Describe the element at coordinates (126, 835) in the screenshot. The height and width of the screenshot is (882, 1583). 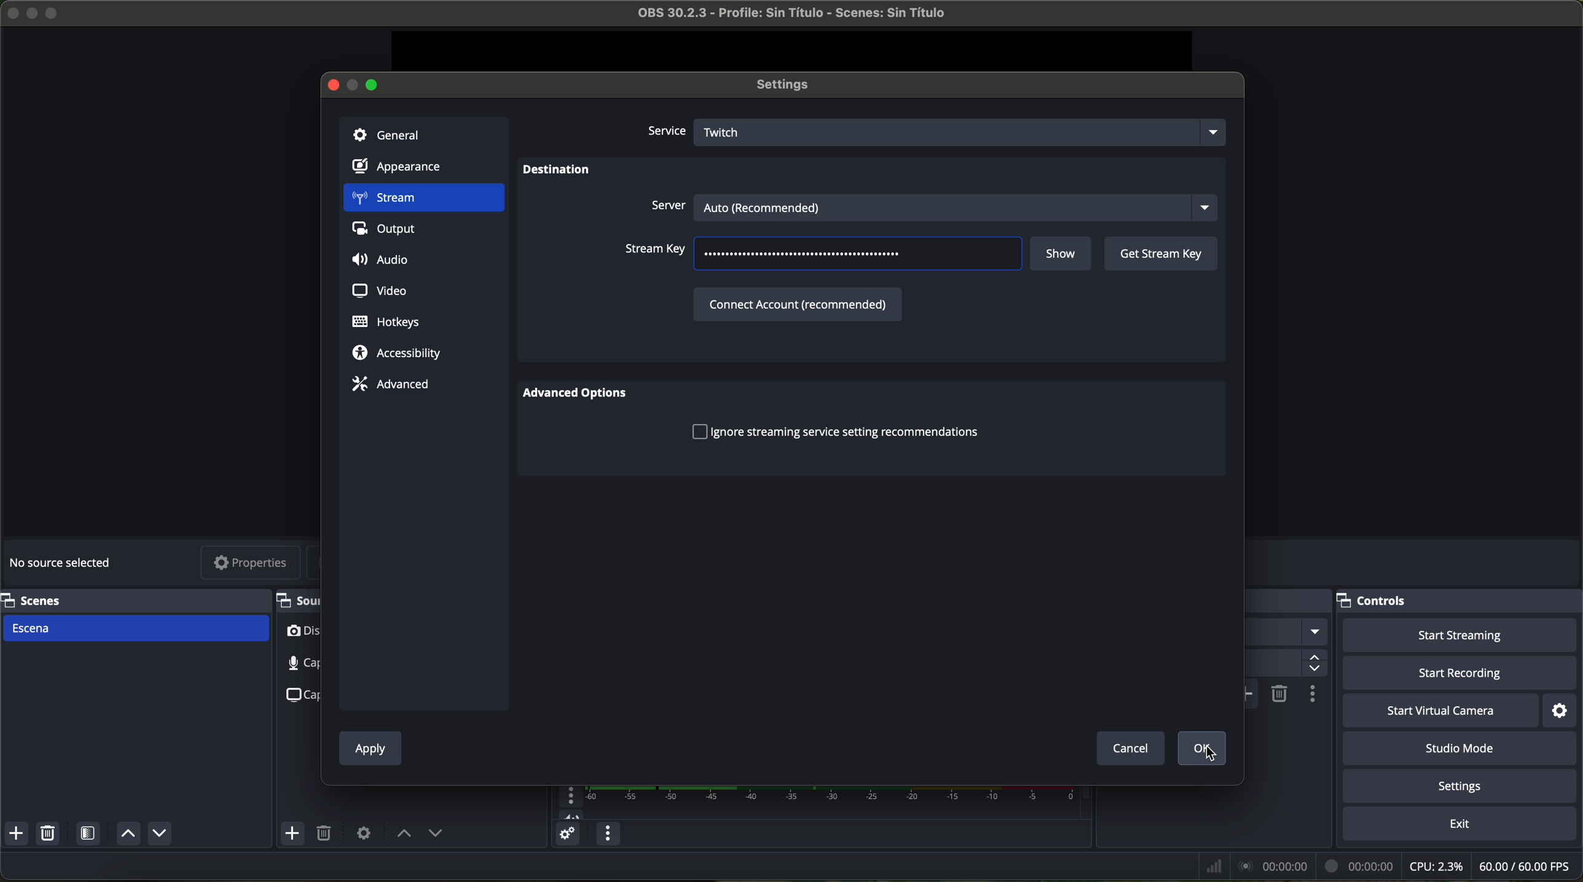
I see `move source up` at that location.